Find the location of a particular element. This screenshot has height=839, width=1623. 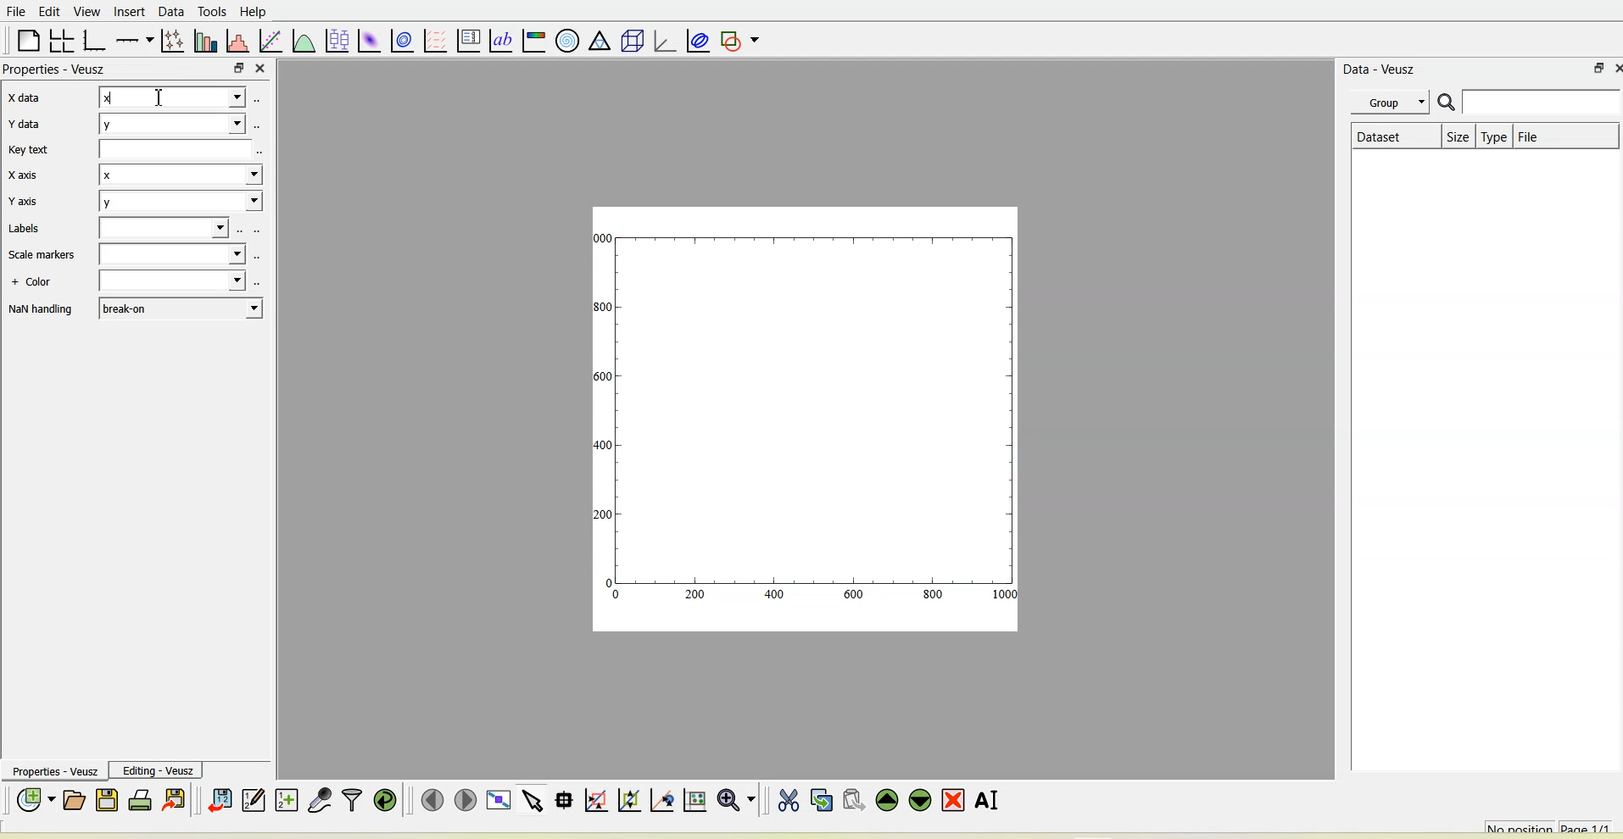

select using dataset browser is located at coordinates (262, 153).